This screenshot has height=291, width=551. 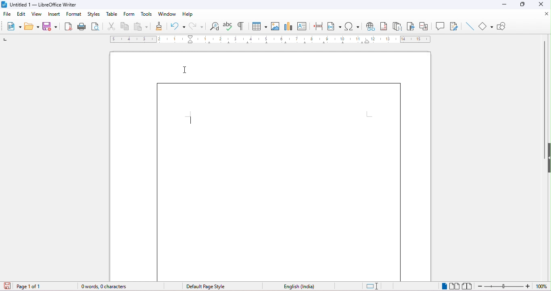 What do you see at coordinates (55, 15) in the screenshot?
I see `insert` at bounding box center [55, 15].